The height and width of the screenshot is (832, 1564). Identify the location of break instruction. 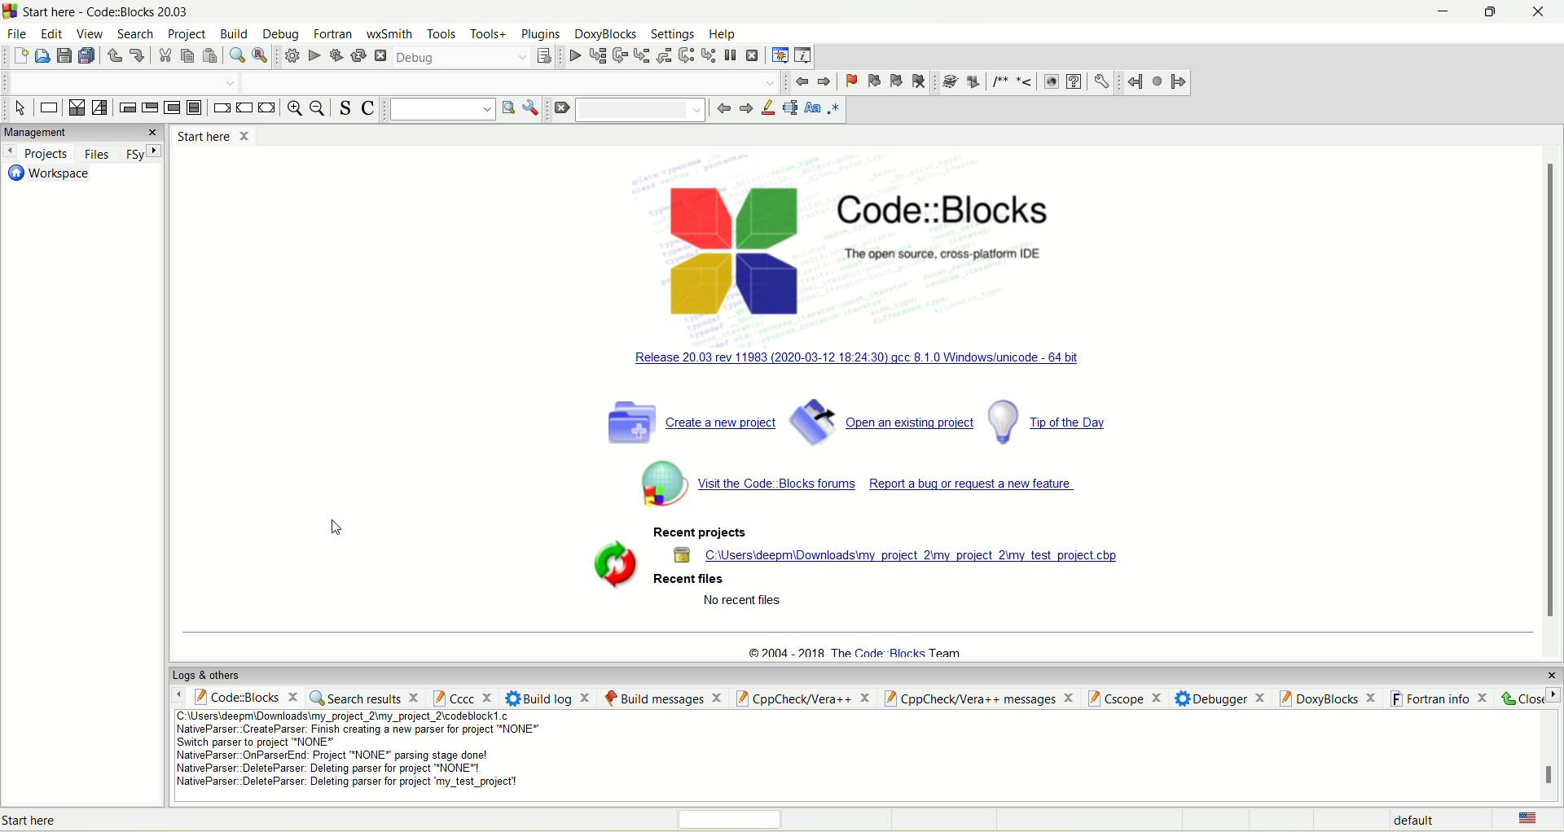
(221, 108).